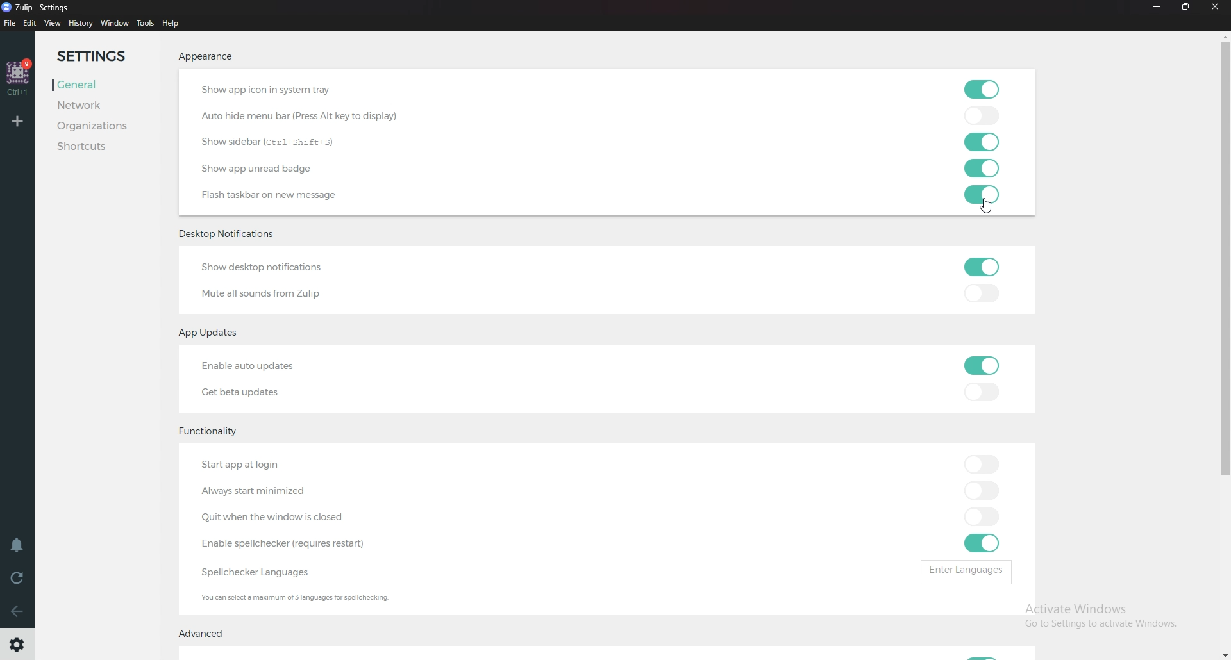 Image resolution: width=1231 pixels, height=660 pixels. What do you see at coordinates (52, 22) in the screenshot?
I see `View` at bounding box center [52, 22].